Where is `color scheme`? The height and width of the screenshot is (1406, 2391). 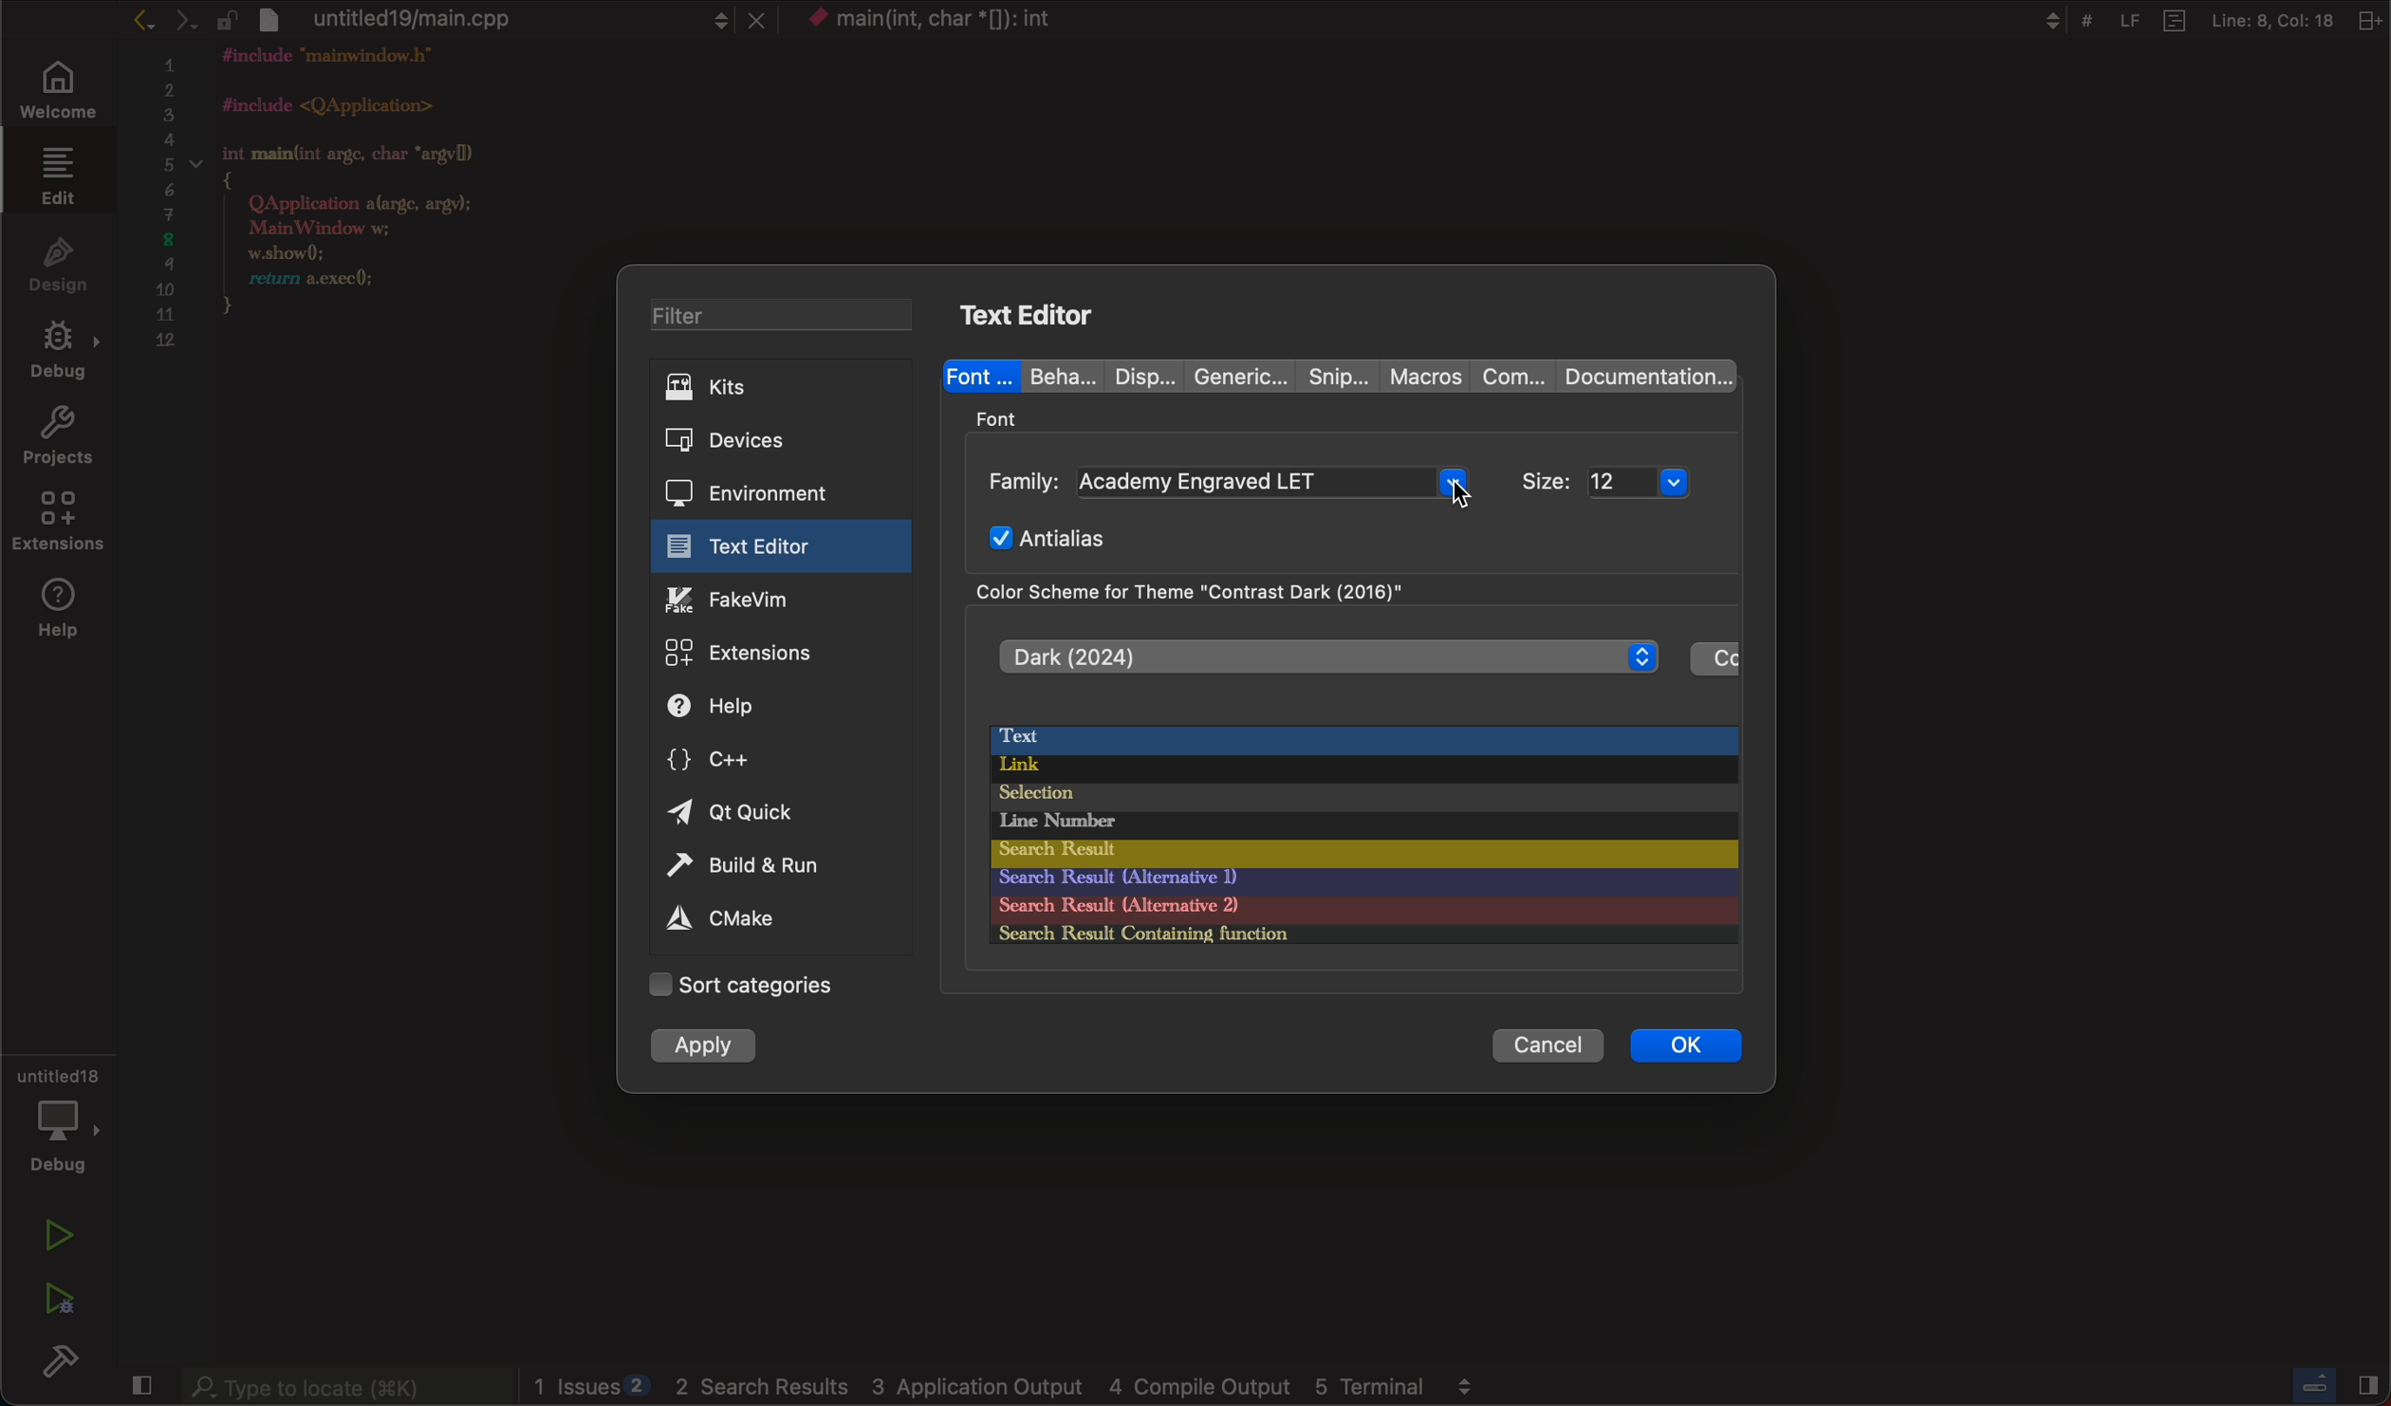 color scheme is located at coordinates (1250, 591).